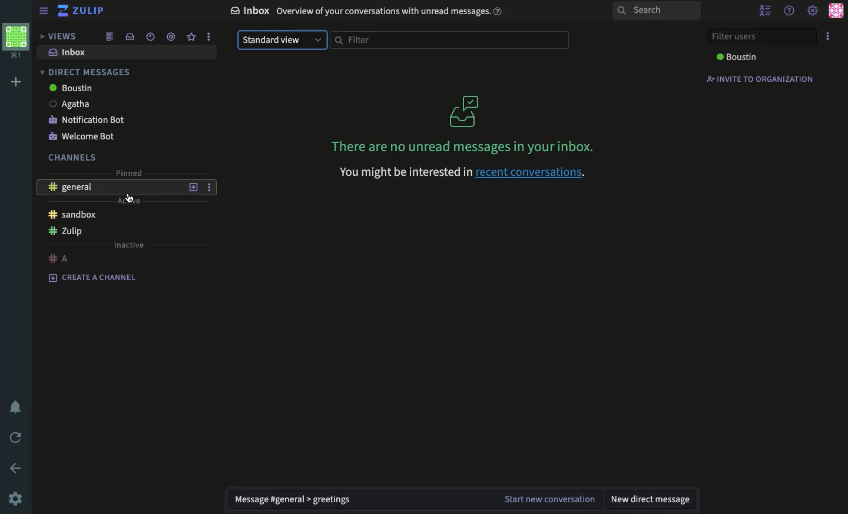 This screenshot has height=514, width=848. I want to click on settings, so click(813, 12).